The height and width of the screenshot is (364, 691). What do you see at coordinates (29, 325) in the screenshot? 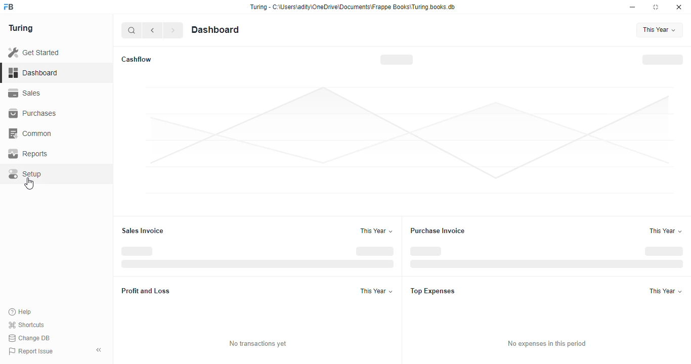
I see `Shortcuts` at bounding box center [29, 325].